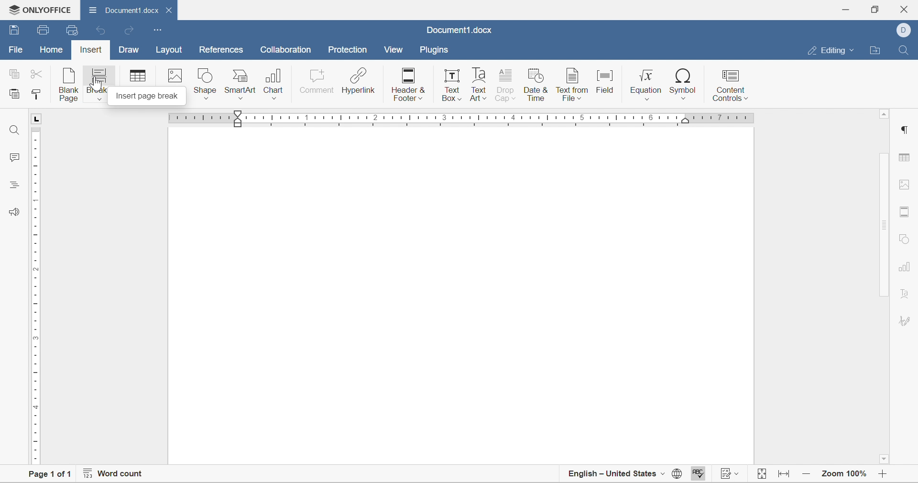 This screenshot has width=918, height=483. I want to click on Cut, so click(39, 73).